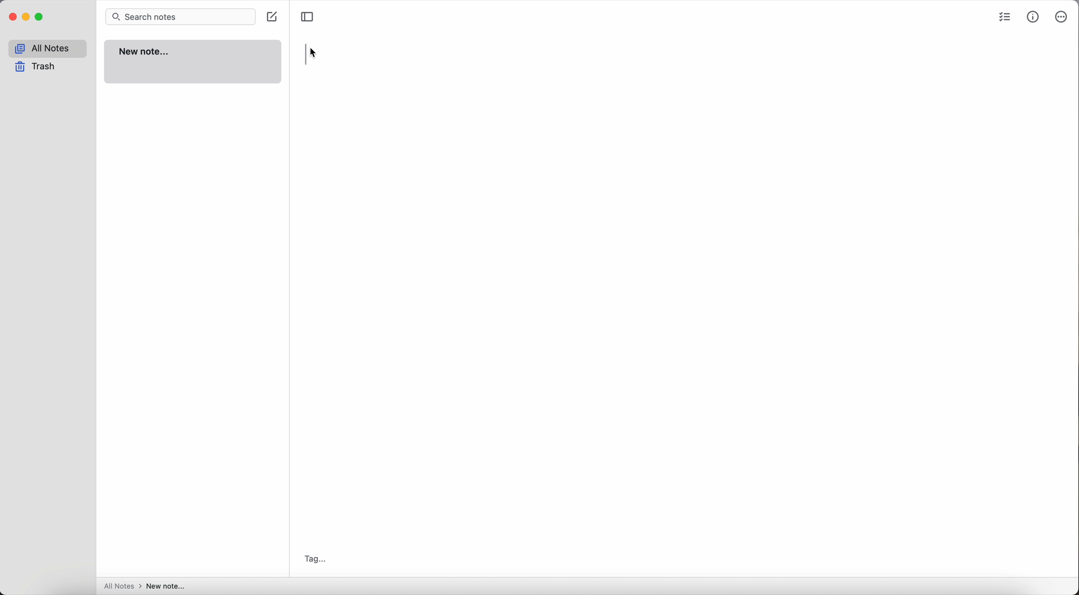 Image resolution: width=1079 pixels, height=595 pixels. I want to click on new note, so click(194, 62).